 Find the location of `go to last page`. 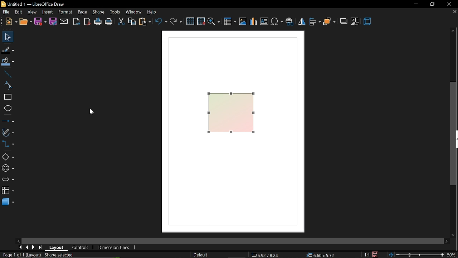

go to last page is located at coordinates (40, 248).